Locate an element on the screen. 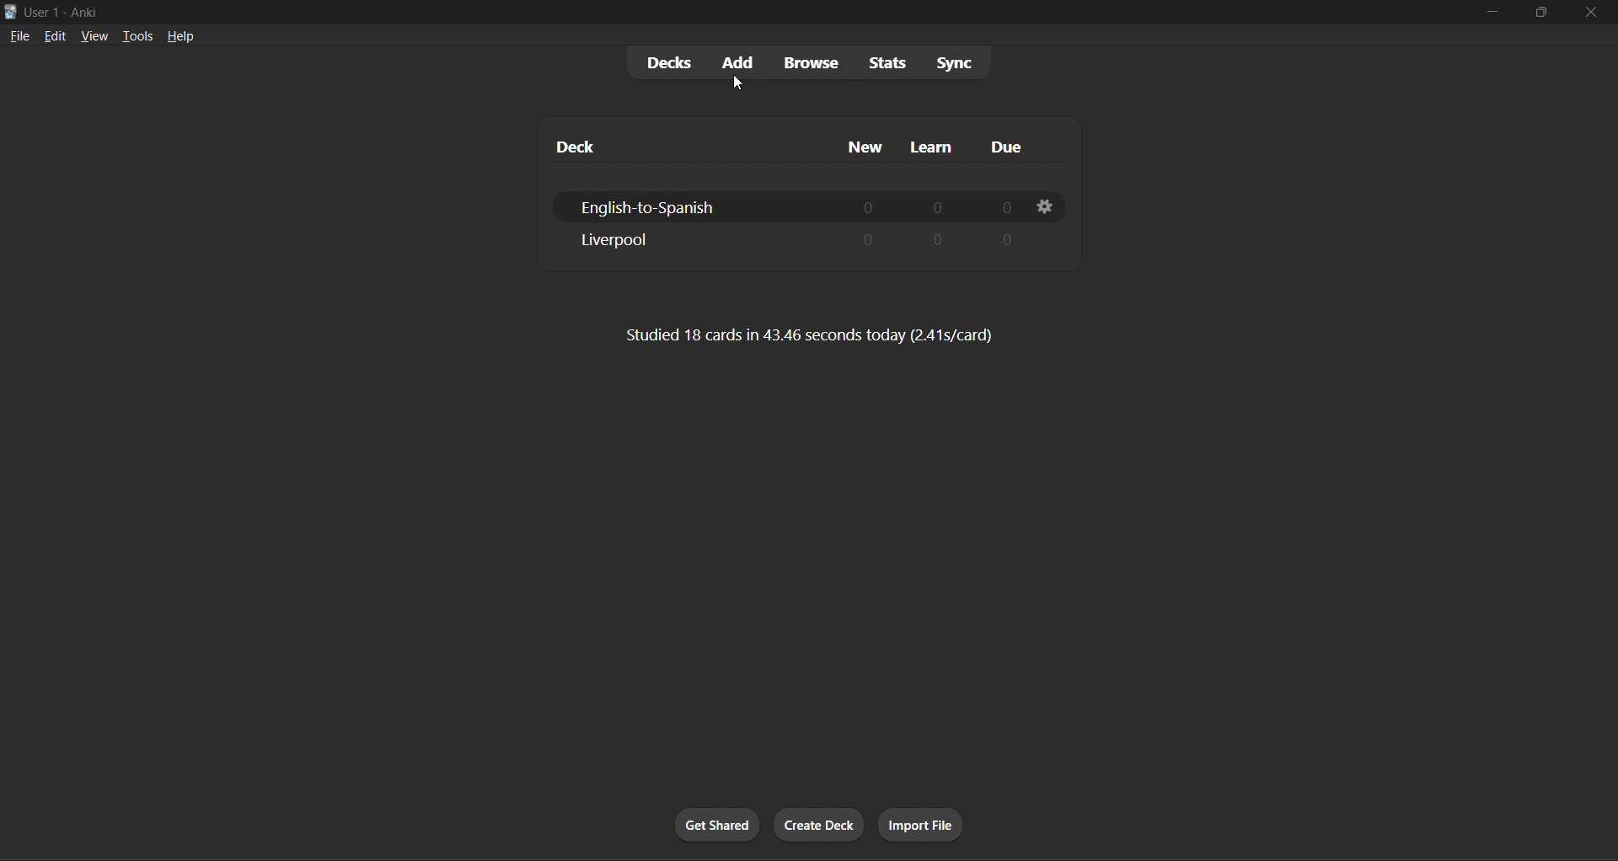 The width and height of the screenshot is (1618, 861). due column is located at coordinates (1015, 148).